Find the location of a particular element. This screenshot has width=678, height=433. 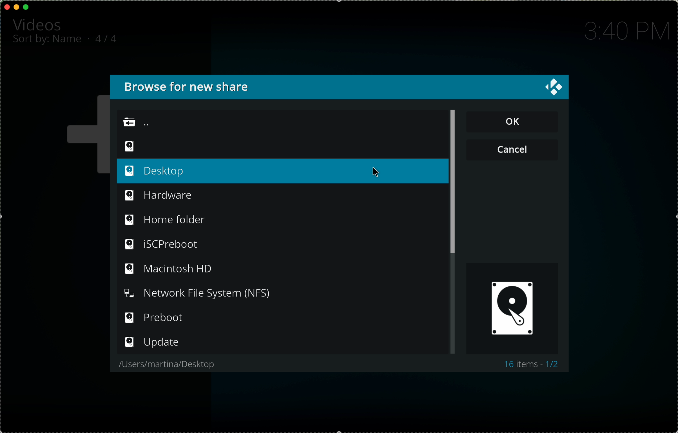

videos icon is located at coordinates (512, 307).